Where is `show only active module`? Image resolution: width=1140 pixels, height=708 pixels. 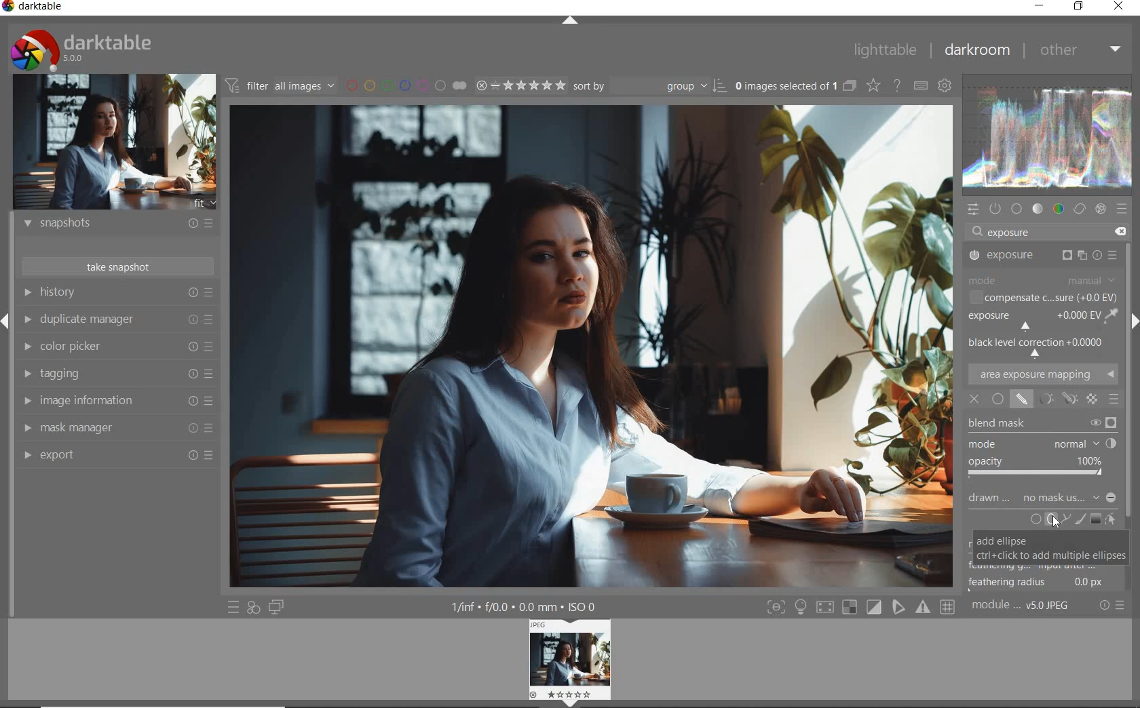 show only active module is located at coordinates (996, 208).